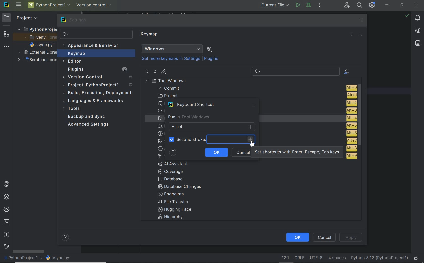  What do you see at coordinates (58, 258) in the screenshot?
I see `file name` at bounding box center [58, 258].